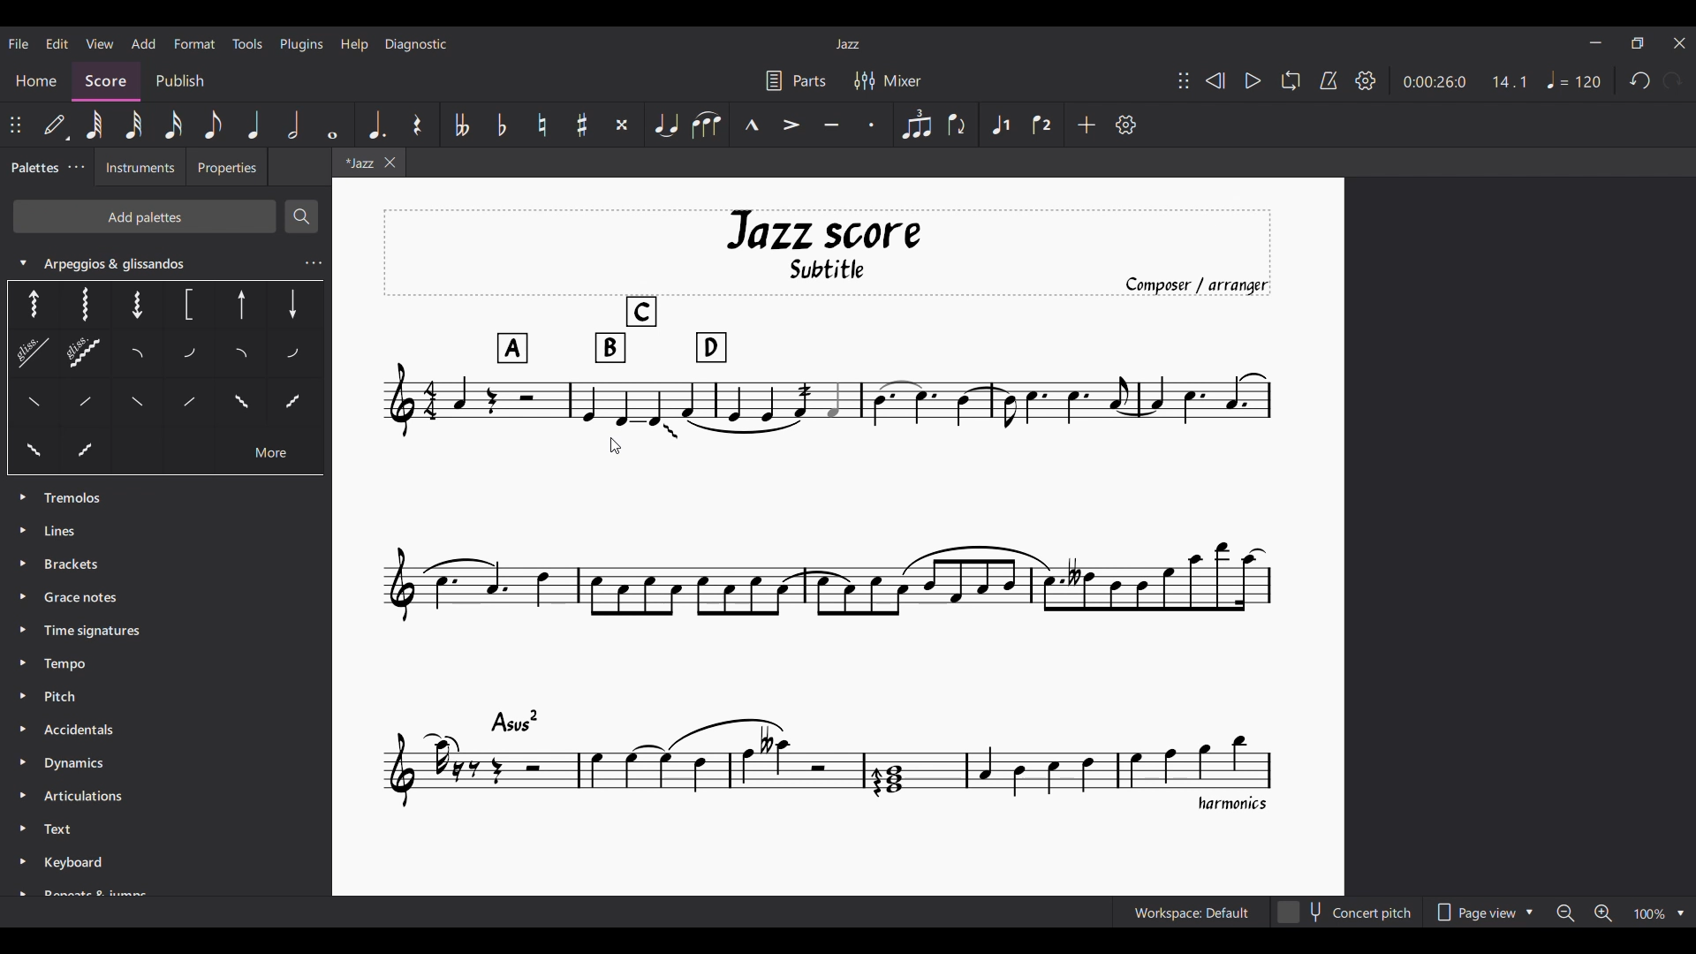 Image resolution: width=1696 pixels, height=954 pixels. I want to click on Undo, so click(1640, 80).